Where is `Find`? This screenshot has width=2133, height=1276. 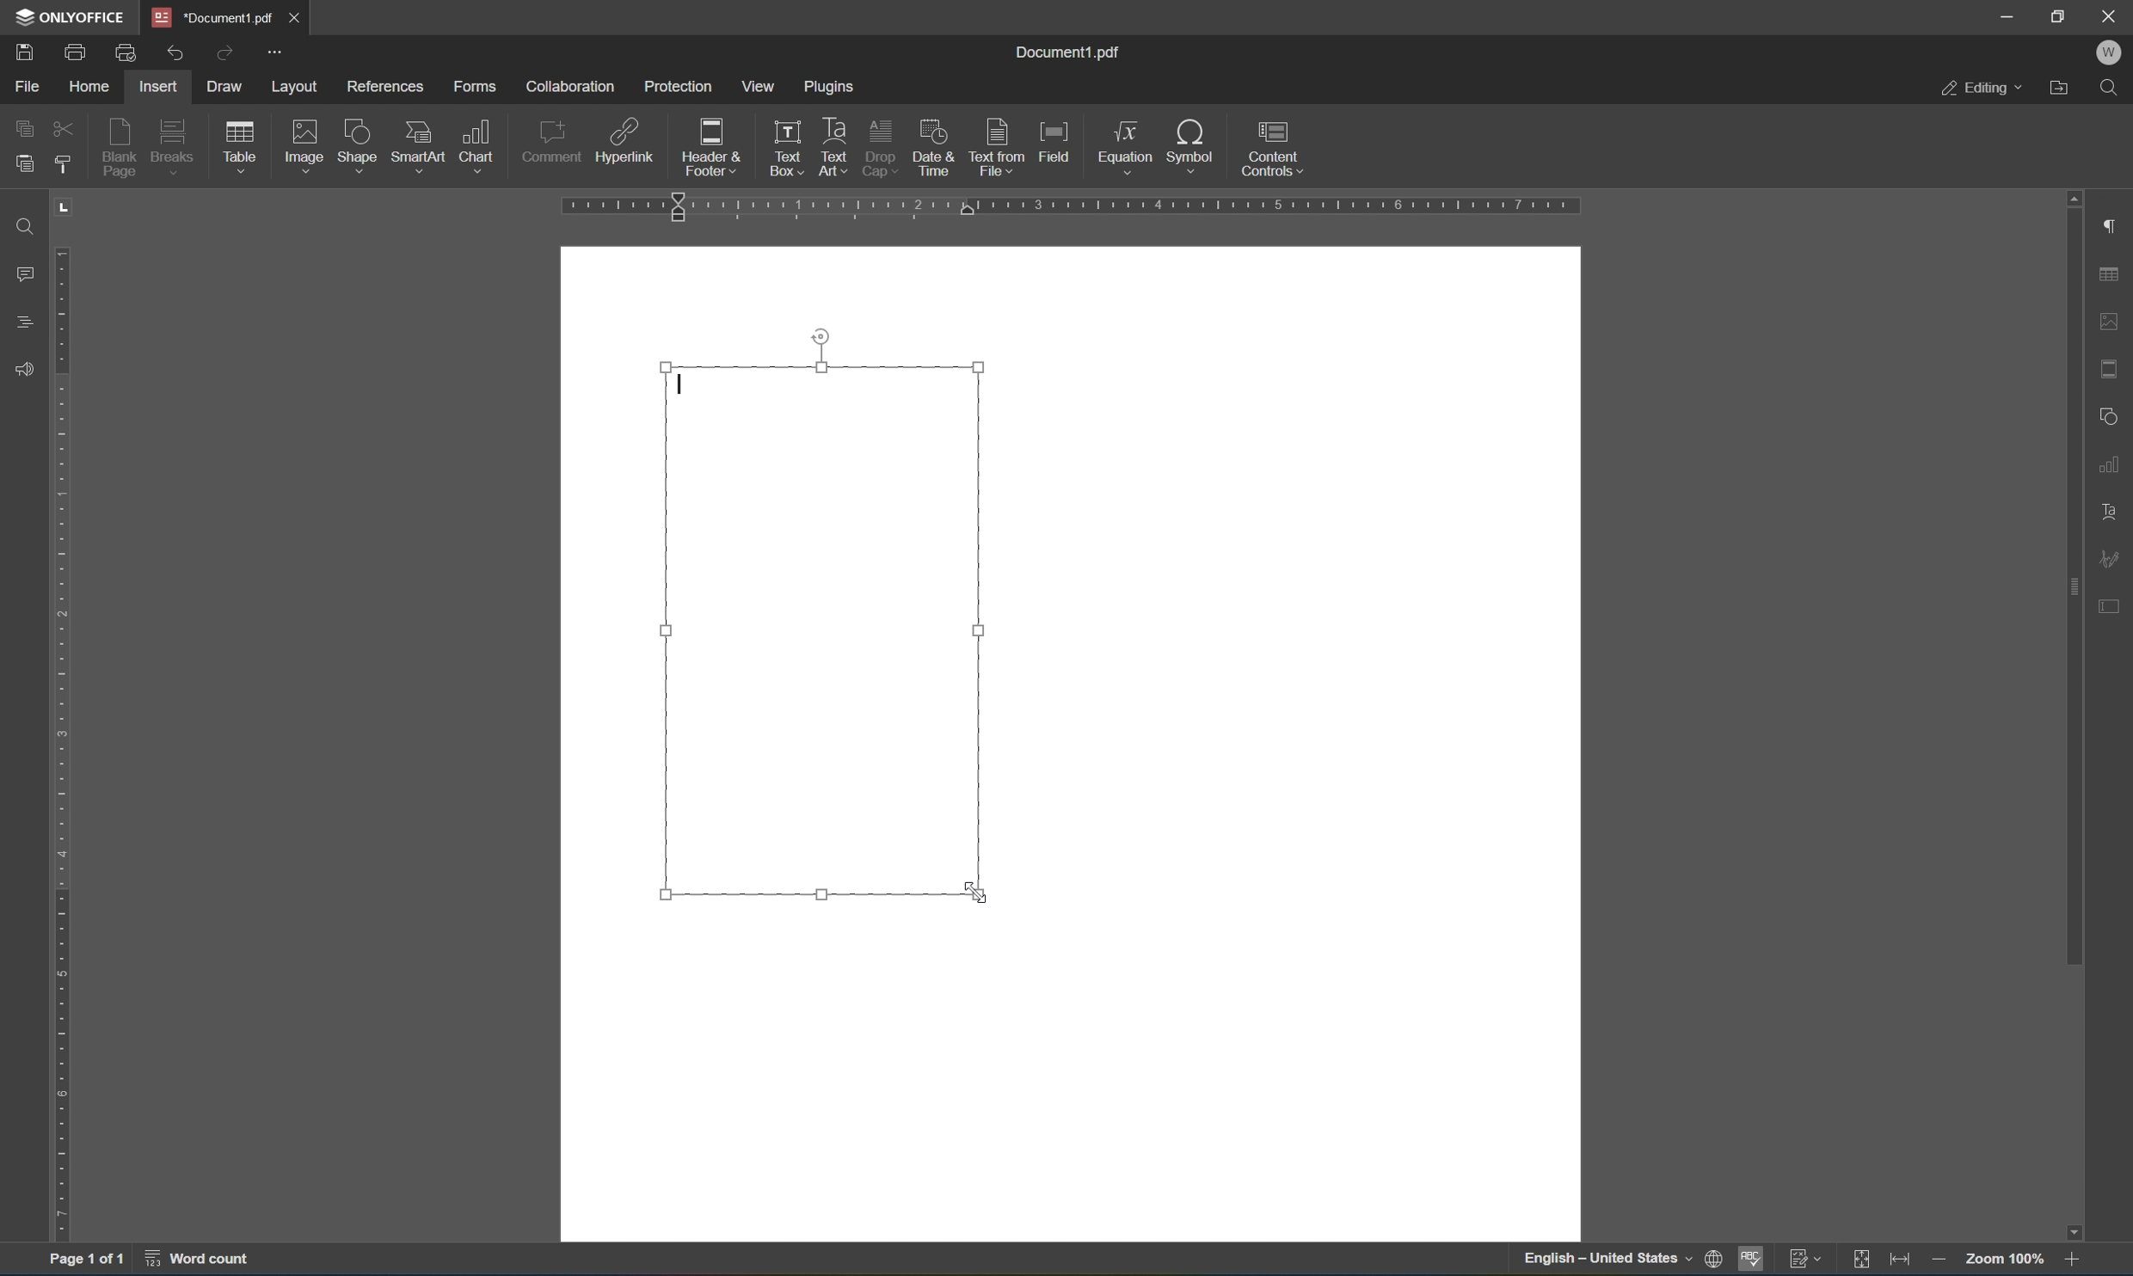 Find is located at coordinates (2108, 89).